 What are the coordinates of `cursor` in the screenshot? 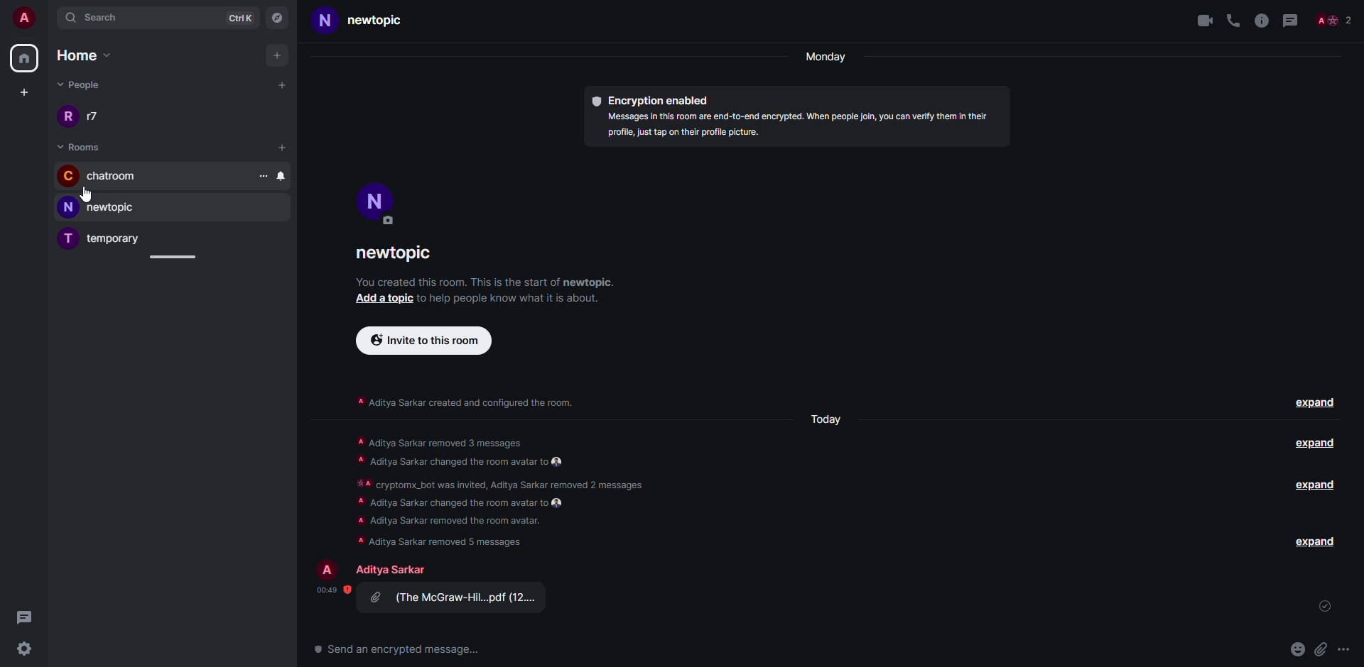 It's located at (85, 194).